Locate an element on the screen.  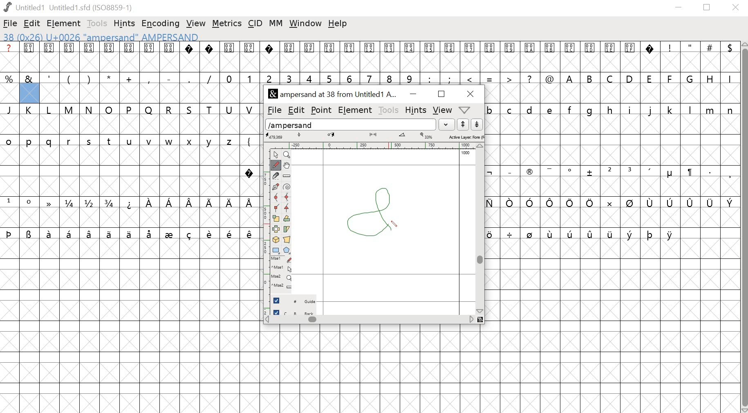
symbol is located at coordinates (129, 233).